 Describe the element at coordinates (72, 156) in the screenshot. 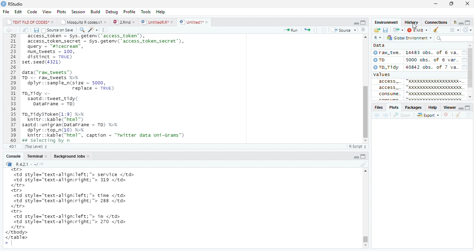

I see `Background Jobs` at that location.